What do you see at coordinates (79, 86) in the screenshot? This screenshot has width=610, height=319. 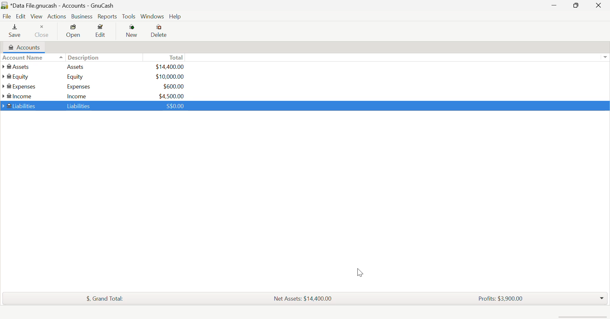 I see `Expenses` at bounding box center [79, 86].